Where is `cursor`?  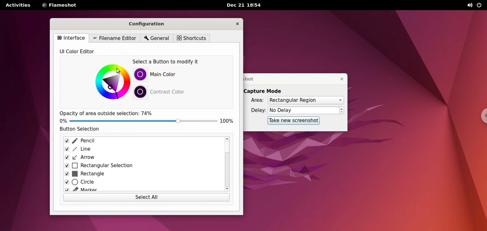 cursor is located at coordinates (120, 71).